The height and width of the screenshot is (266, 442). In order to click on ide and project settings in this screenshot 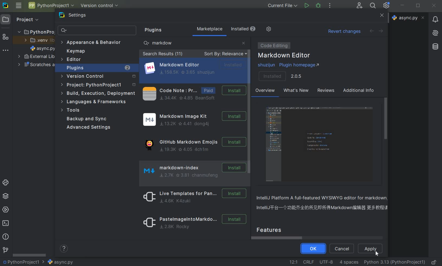, I will do `click(386, 6)`.